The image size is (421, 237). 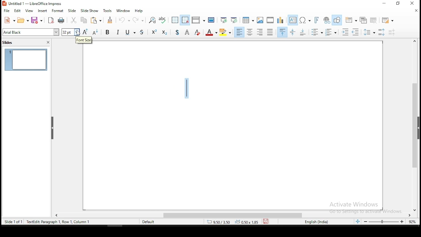 I want to click on Line Spacing, so click(x=370, y=32).